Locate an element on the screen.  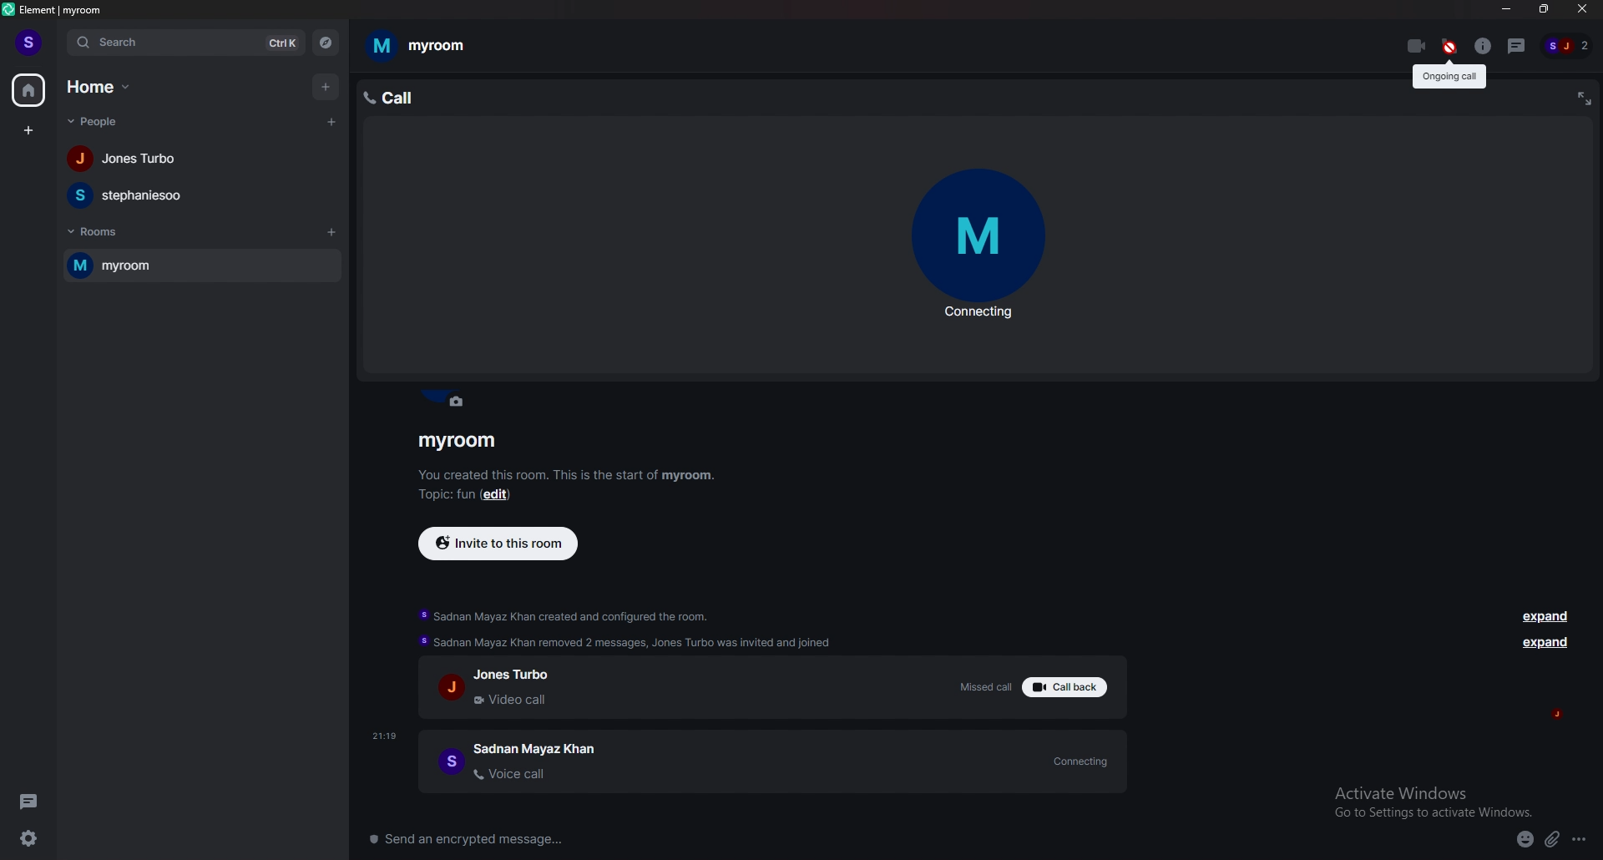
add room is located at coordinates (336, 237).